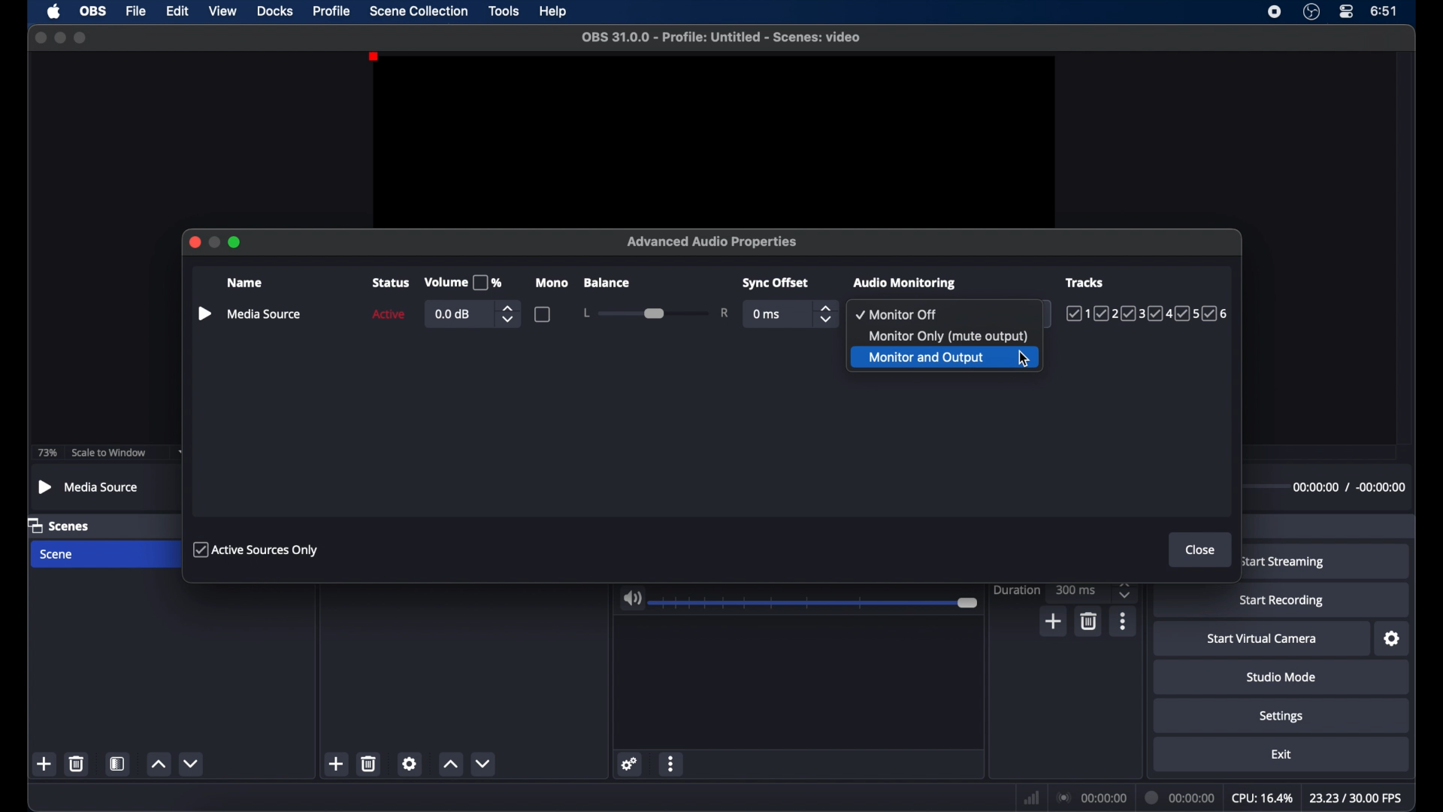 This screenshot has height=812, width=1443. What do you see at coordinates (450, 765) in the screenshot?
I see `increment` at bounding box center [450, 765].